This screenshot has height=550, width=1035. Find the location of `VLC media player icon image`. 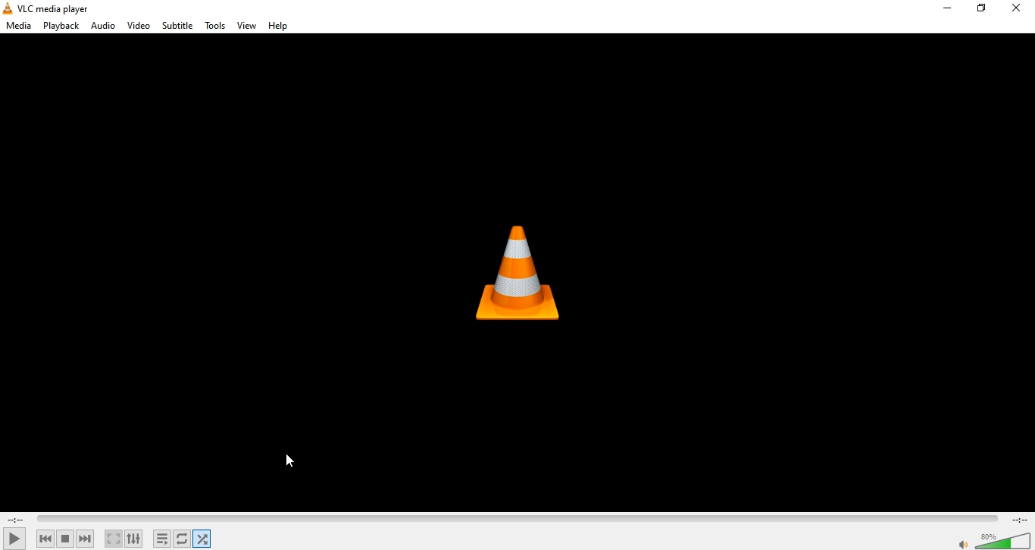

VLC media player icon image is located at coordinates (524, 272).